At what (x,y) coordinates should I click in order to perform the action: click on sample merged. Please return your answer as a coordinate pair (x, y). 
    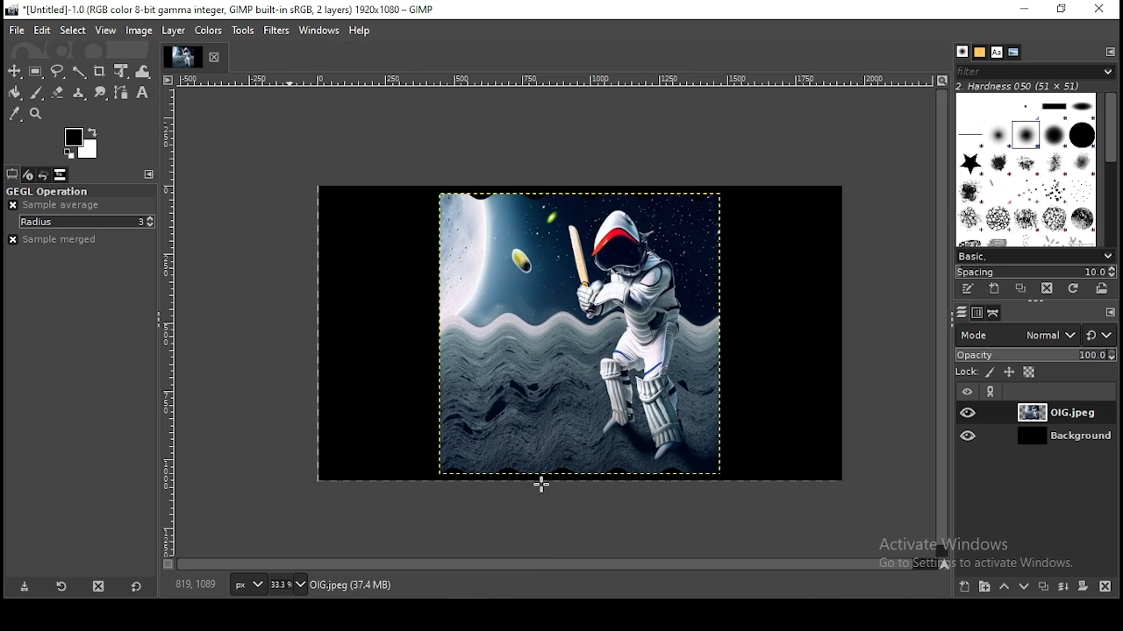
    Looking at the image, I should click on (52, 240).